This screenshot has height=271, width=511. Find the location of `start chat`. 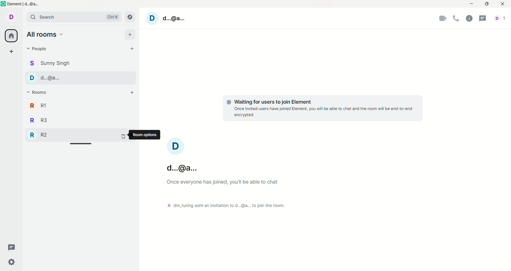

start chat is located at coordinates (133, 49).